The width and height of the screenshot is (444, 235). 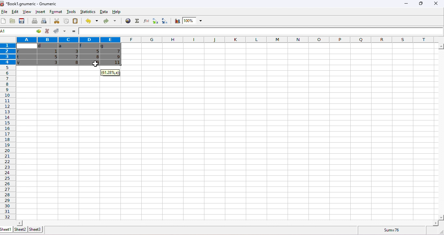 What do you see at coordinates (56, 11) in the screenshot?
I see `format` at bounding box center [56, 11].